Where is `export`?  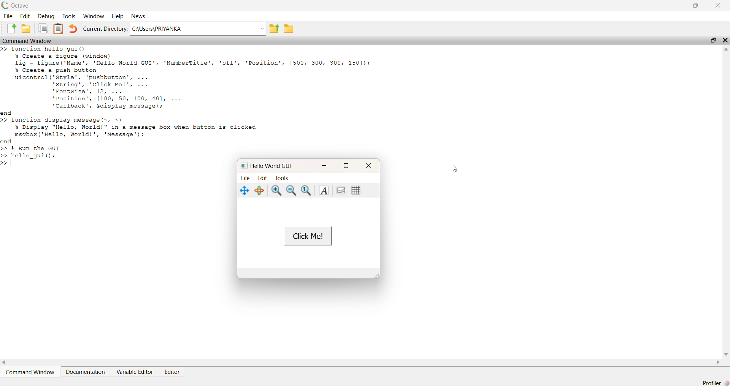
export is located at coordinates (275, 31).